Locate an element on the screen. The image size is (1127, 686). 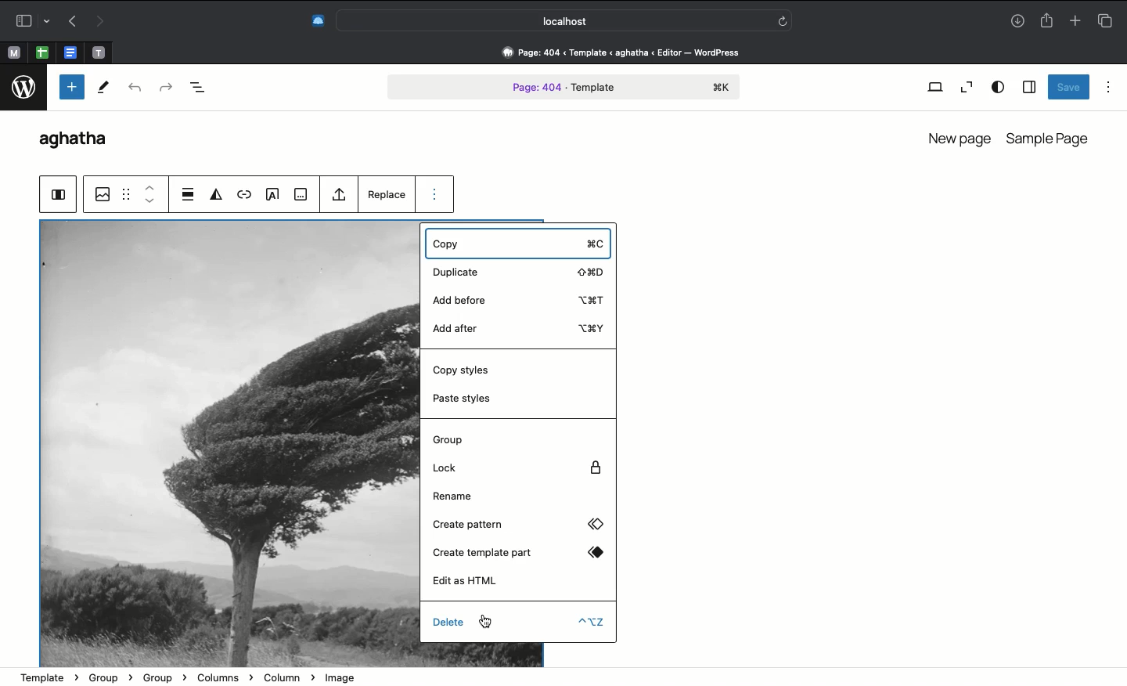
Add after is located at coordinates (515, 327).